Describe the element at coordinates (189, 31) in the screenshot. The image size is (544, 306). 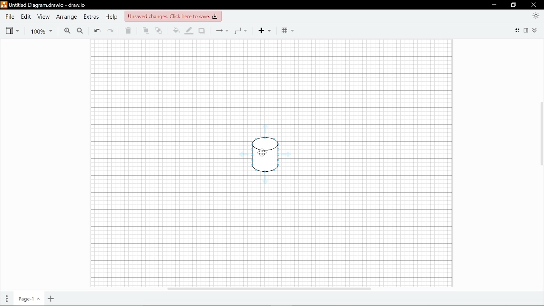
I see `Fill line` at that location.